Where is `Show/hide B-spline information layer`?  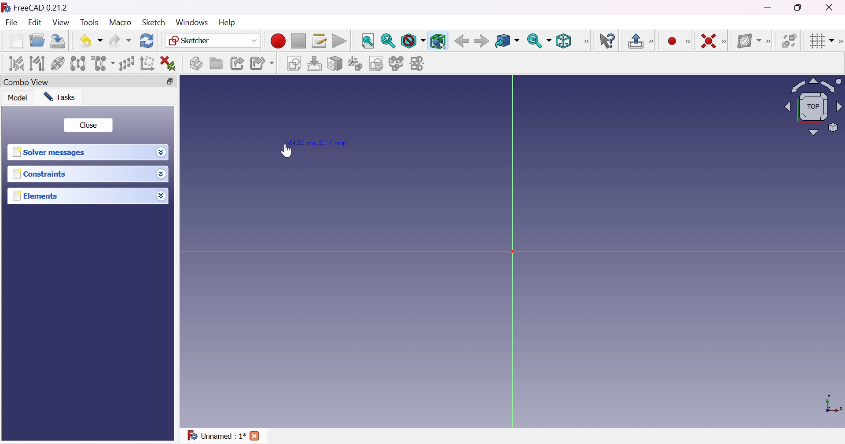 Show/hide B-spline information layer is located at coordinates (749, 41).